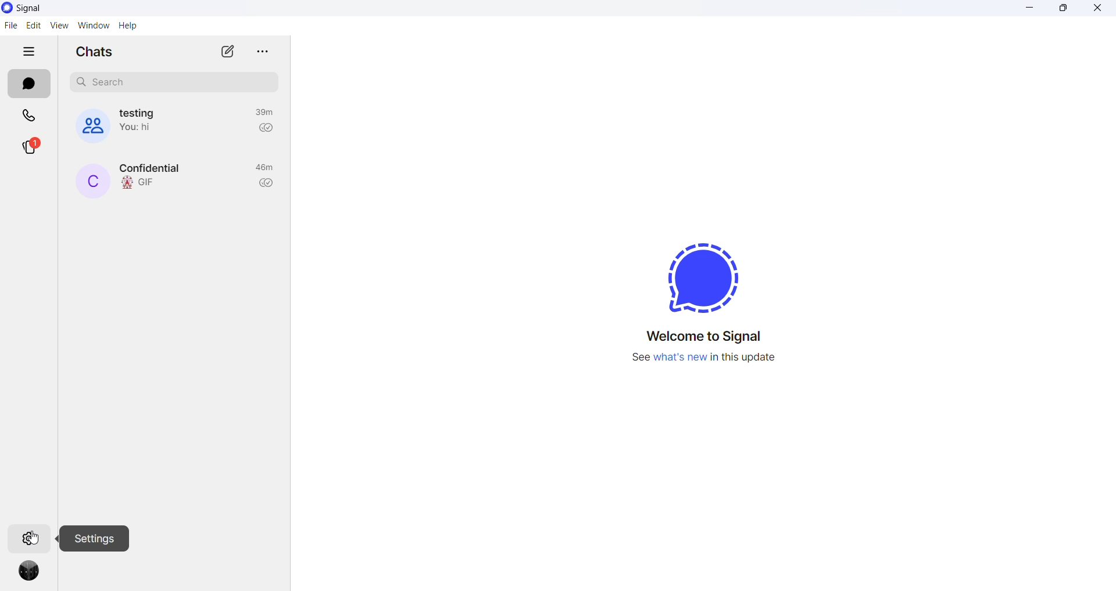 The image size is (1116, 591). I want to click on last active time, so click(264, 168).